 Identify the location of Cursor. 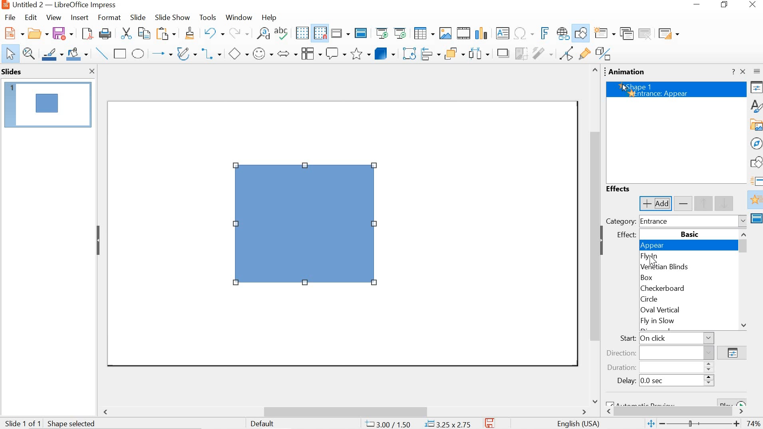
(655, 261).